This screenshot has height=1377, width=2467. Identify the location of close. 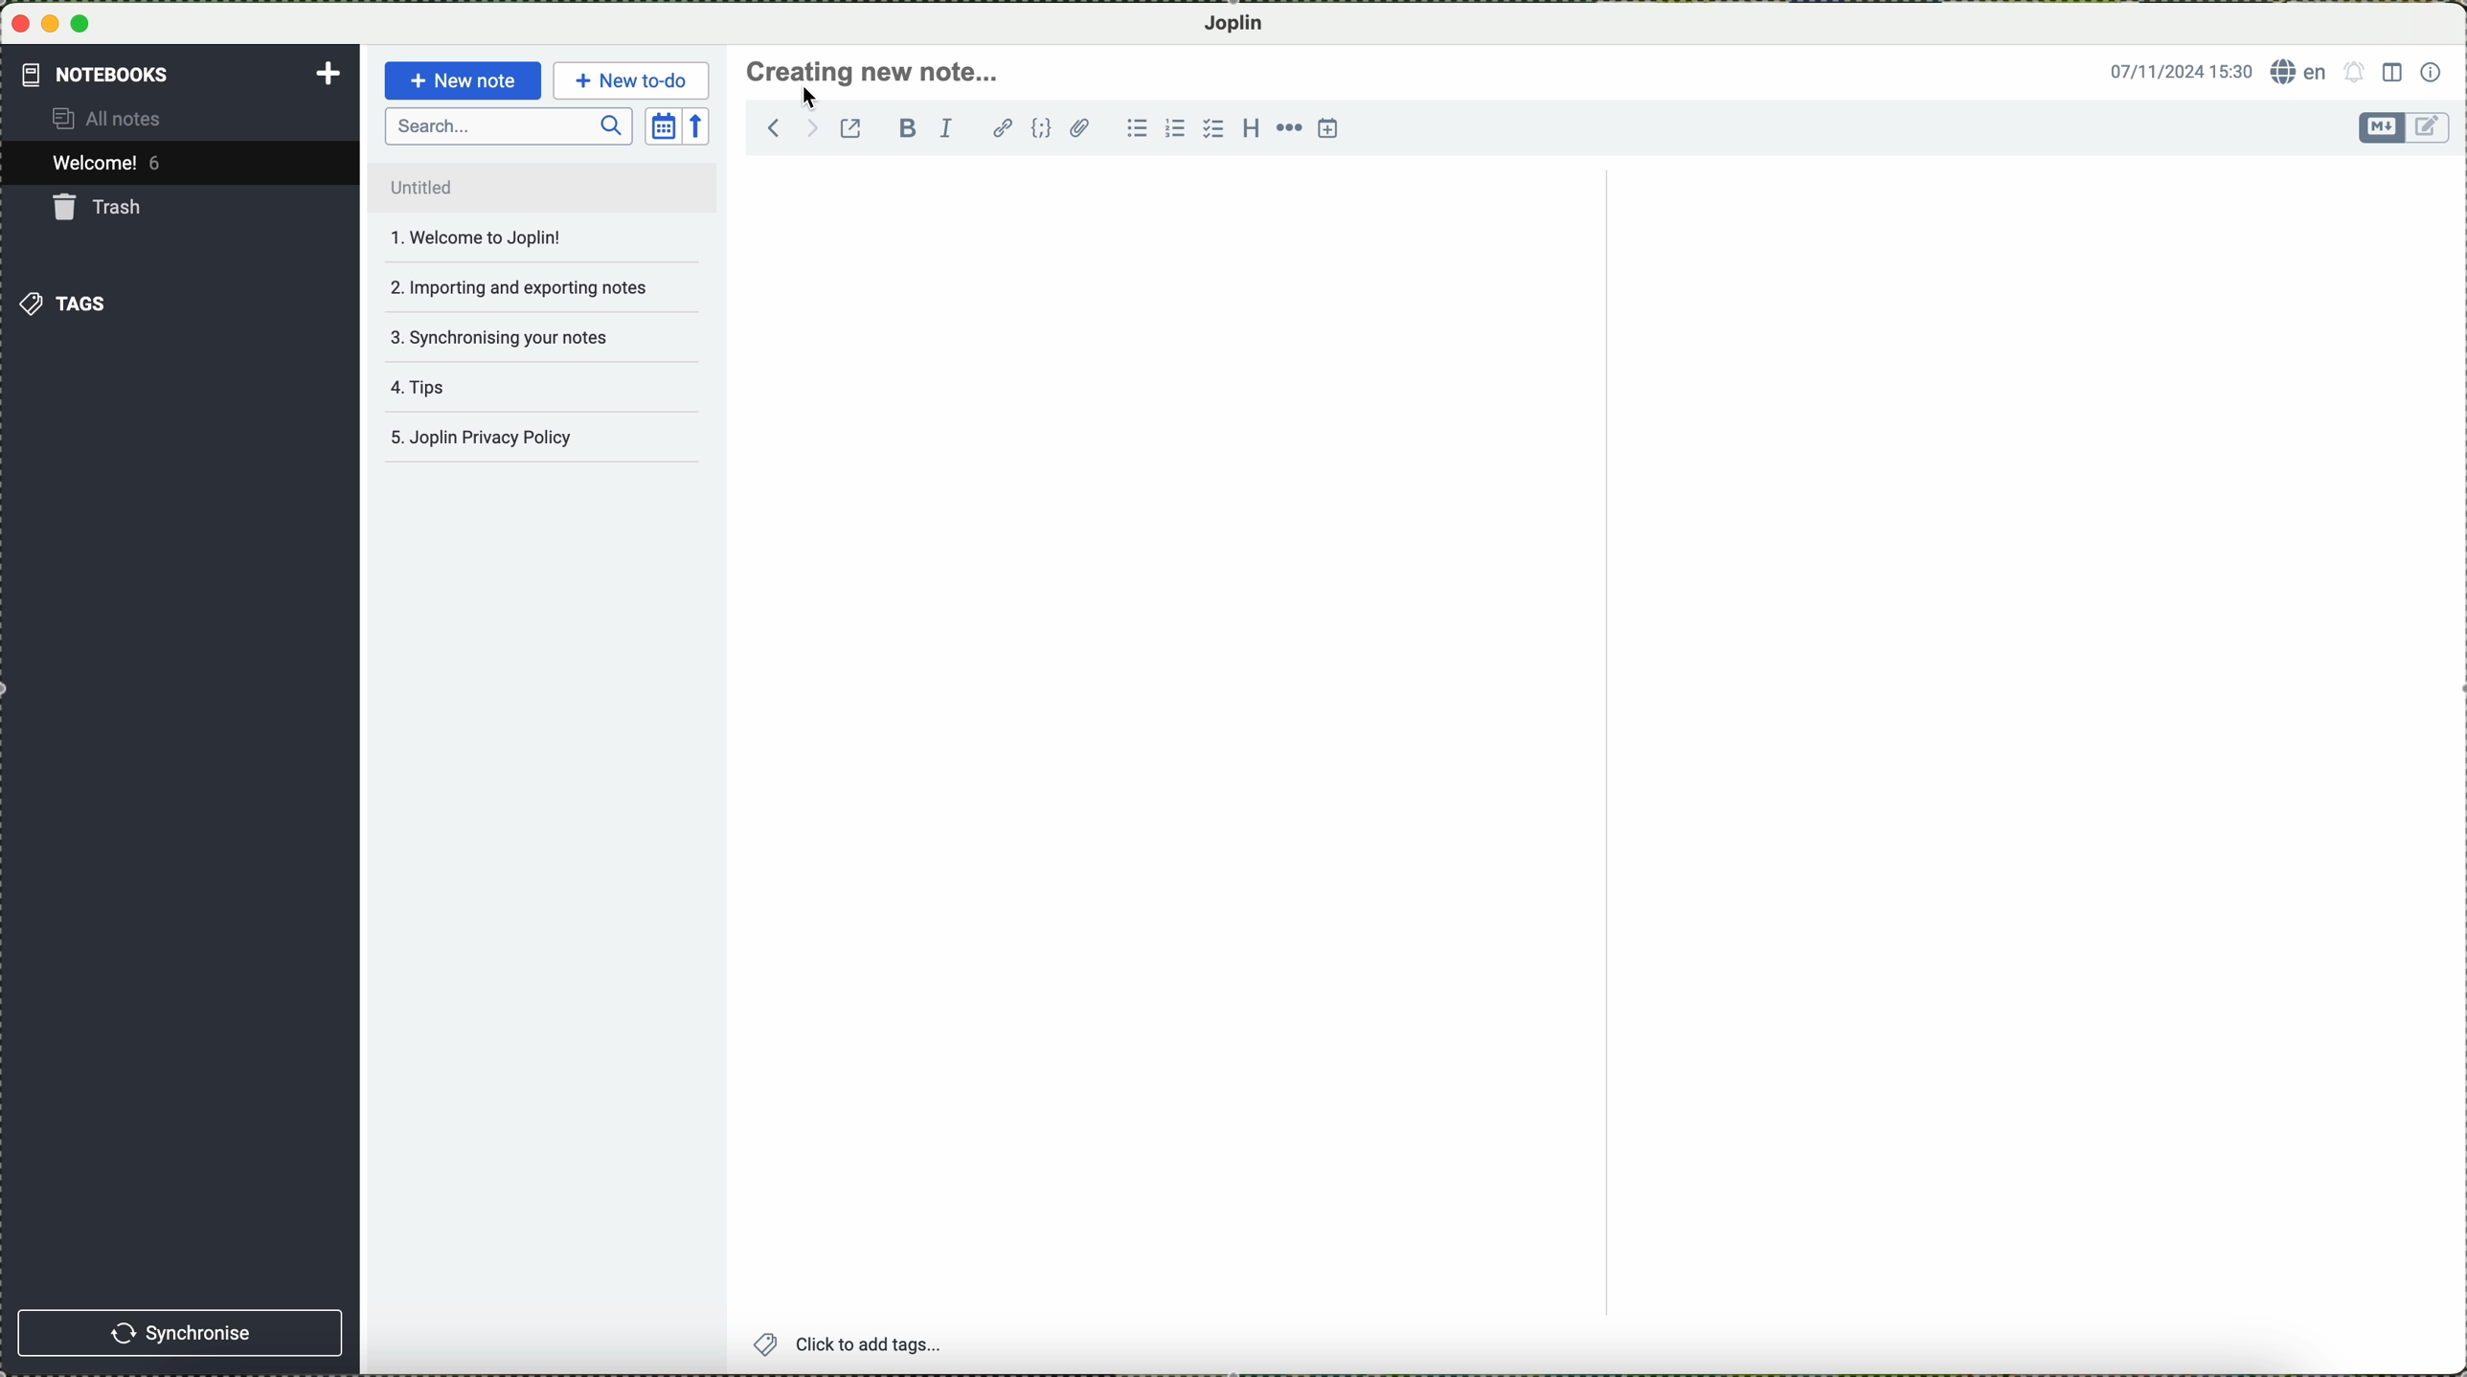
(19, 25).